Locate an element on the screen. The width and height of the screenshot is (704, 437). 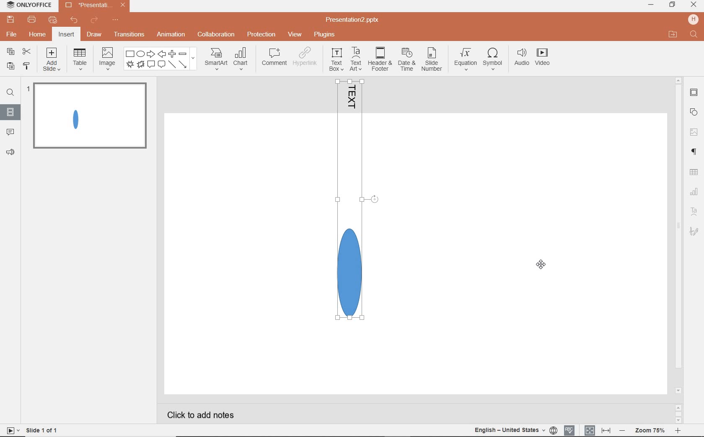
file is located at coordinates (12, 35).